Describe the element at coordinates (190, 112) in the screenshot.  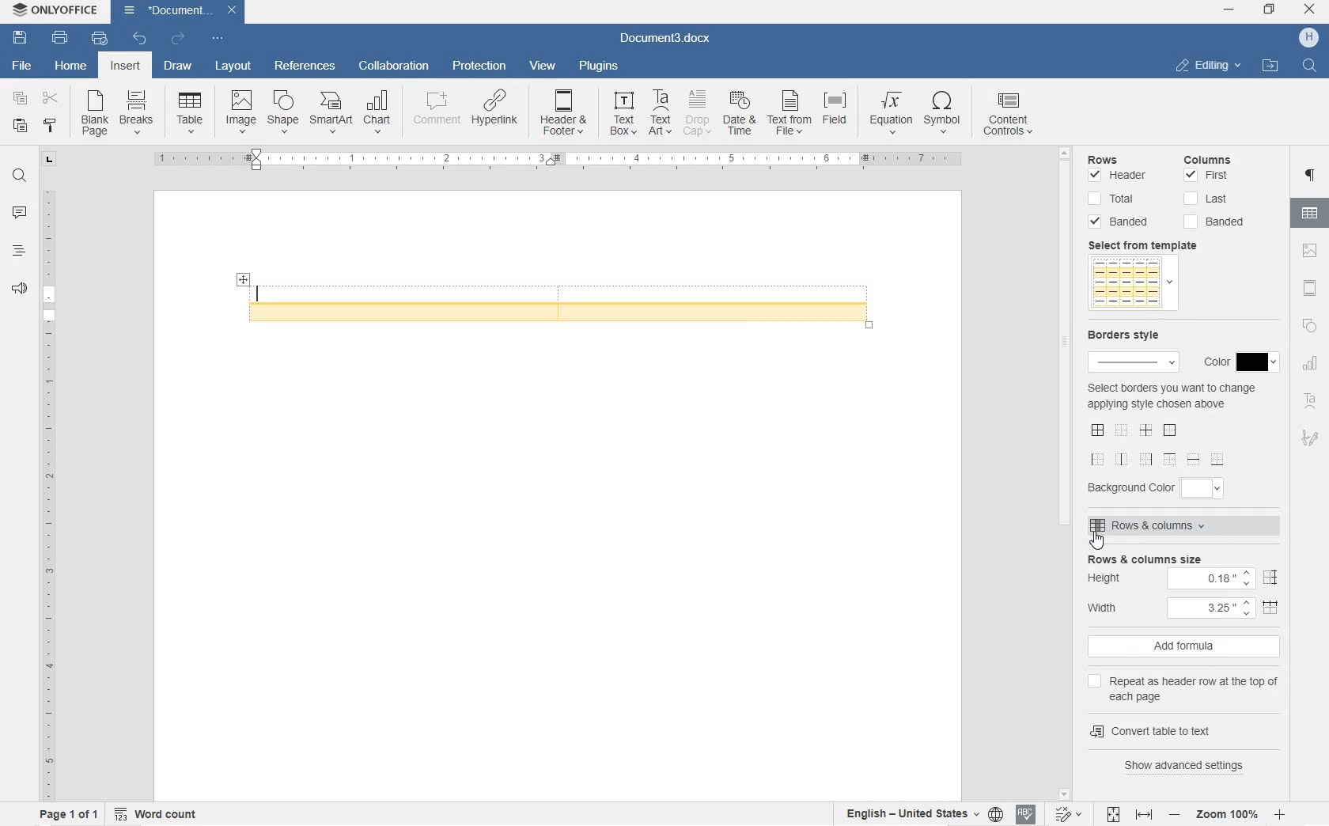
I see `insert table` at that location.